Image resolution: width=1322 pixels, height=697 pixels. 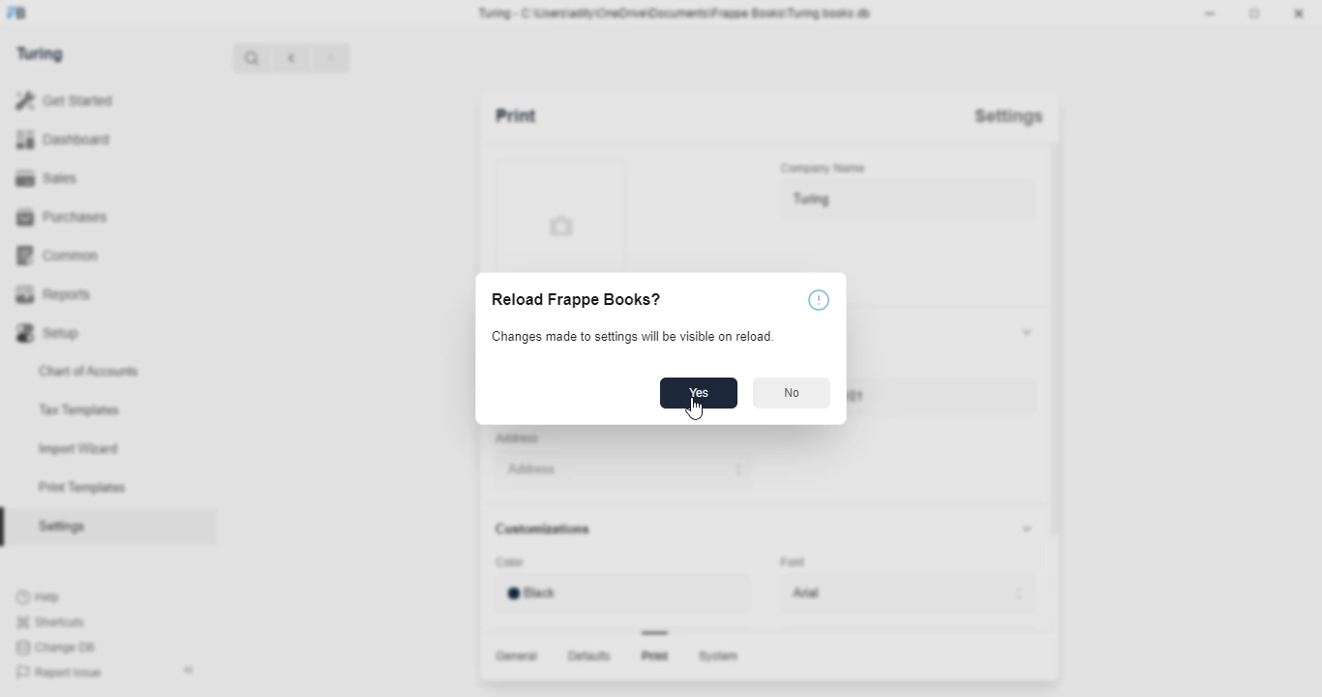 I want to click on Black, so click(x=617, y=592).